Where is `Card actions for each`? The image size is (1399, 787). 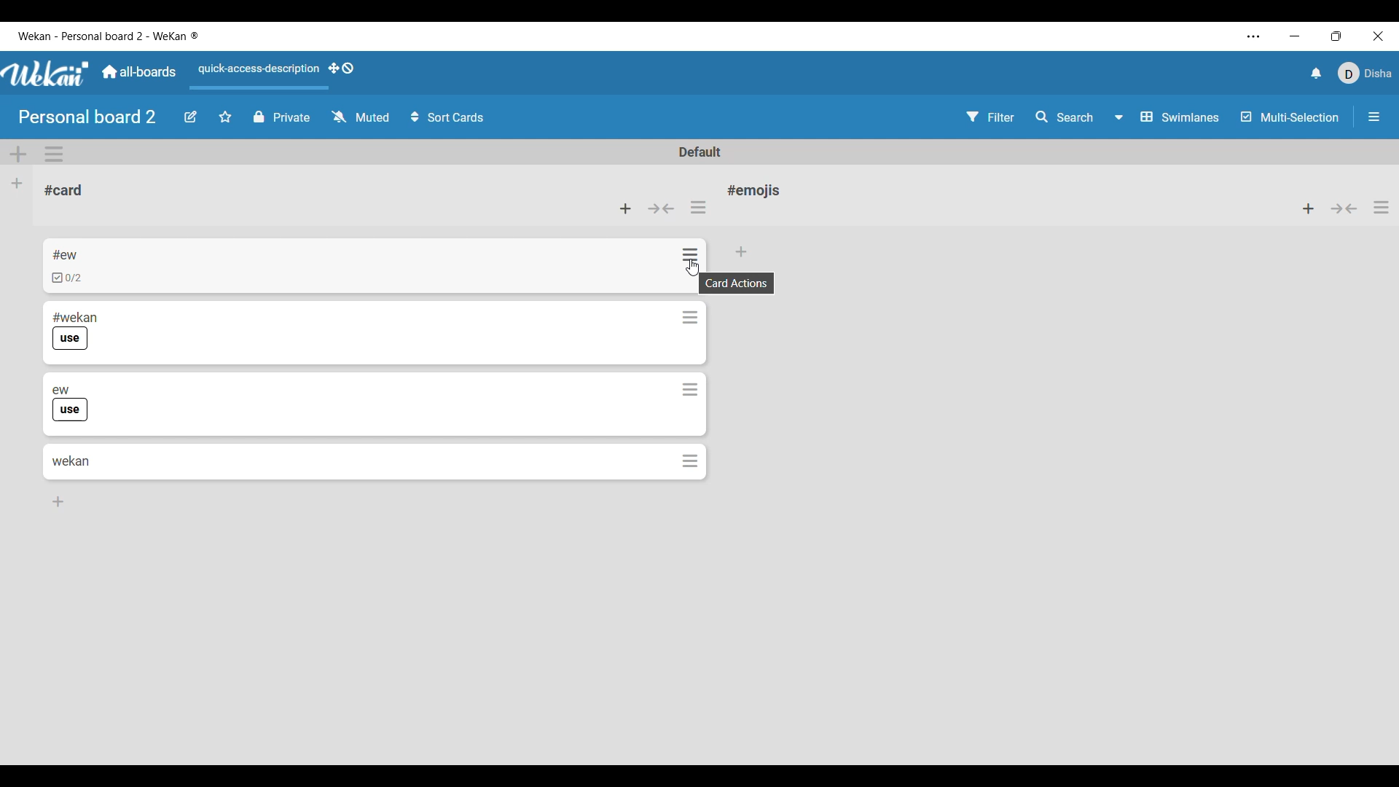
Card actions for each is located at coordinates (691, 359).